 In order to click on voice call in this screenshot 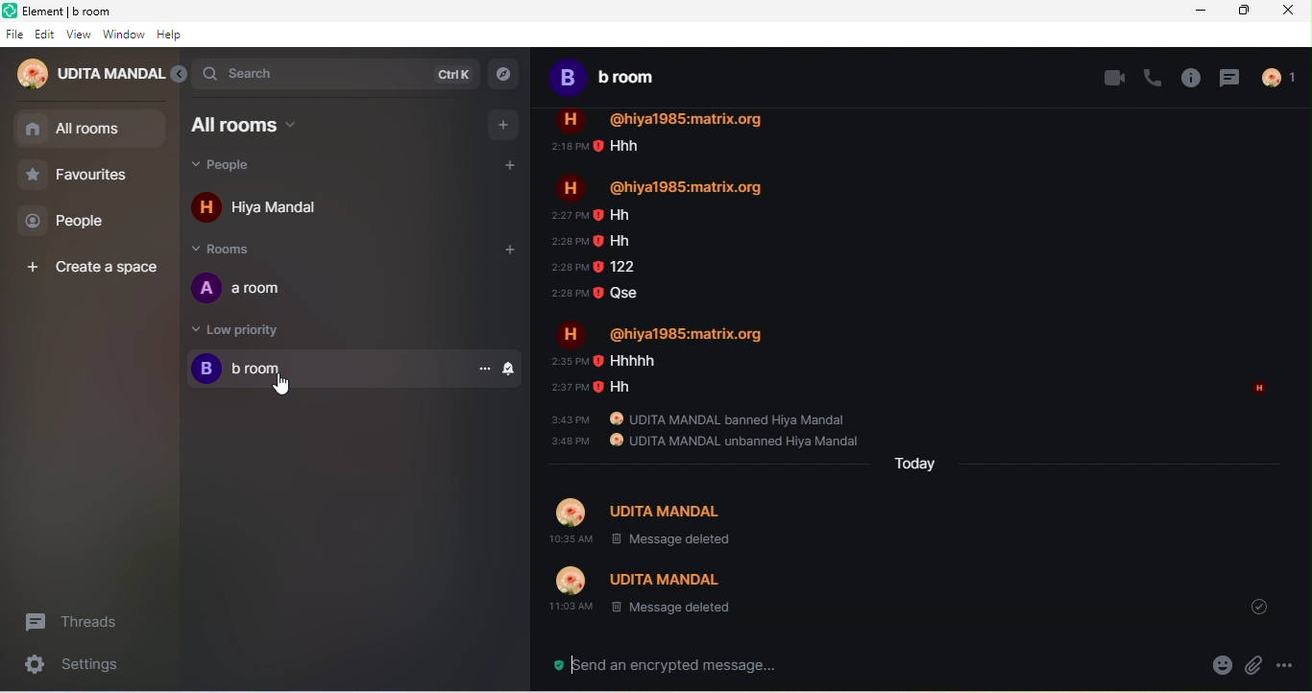, I will do `click(1154, 77)`.